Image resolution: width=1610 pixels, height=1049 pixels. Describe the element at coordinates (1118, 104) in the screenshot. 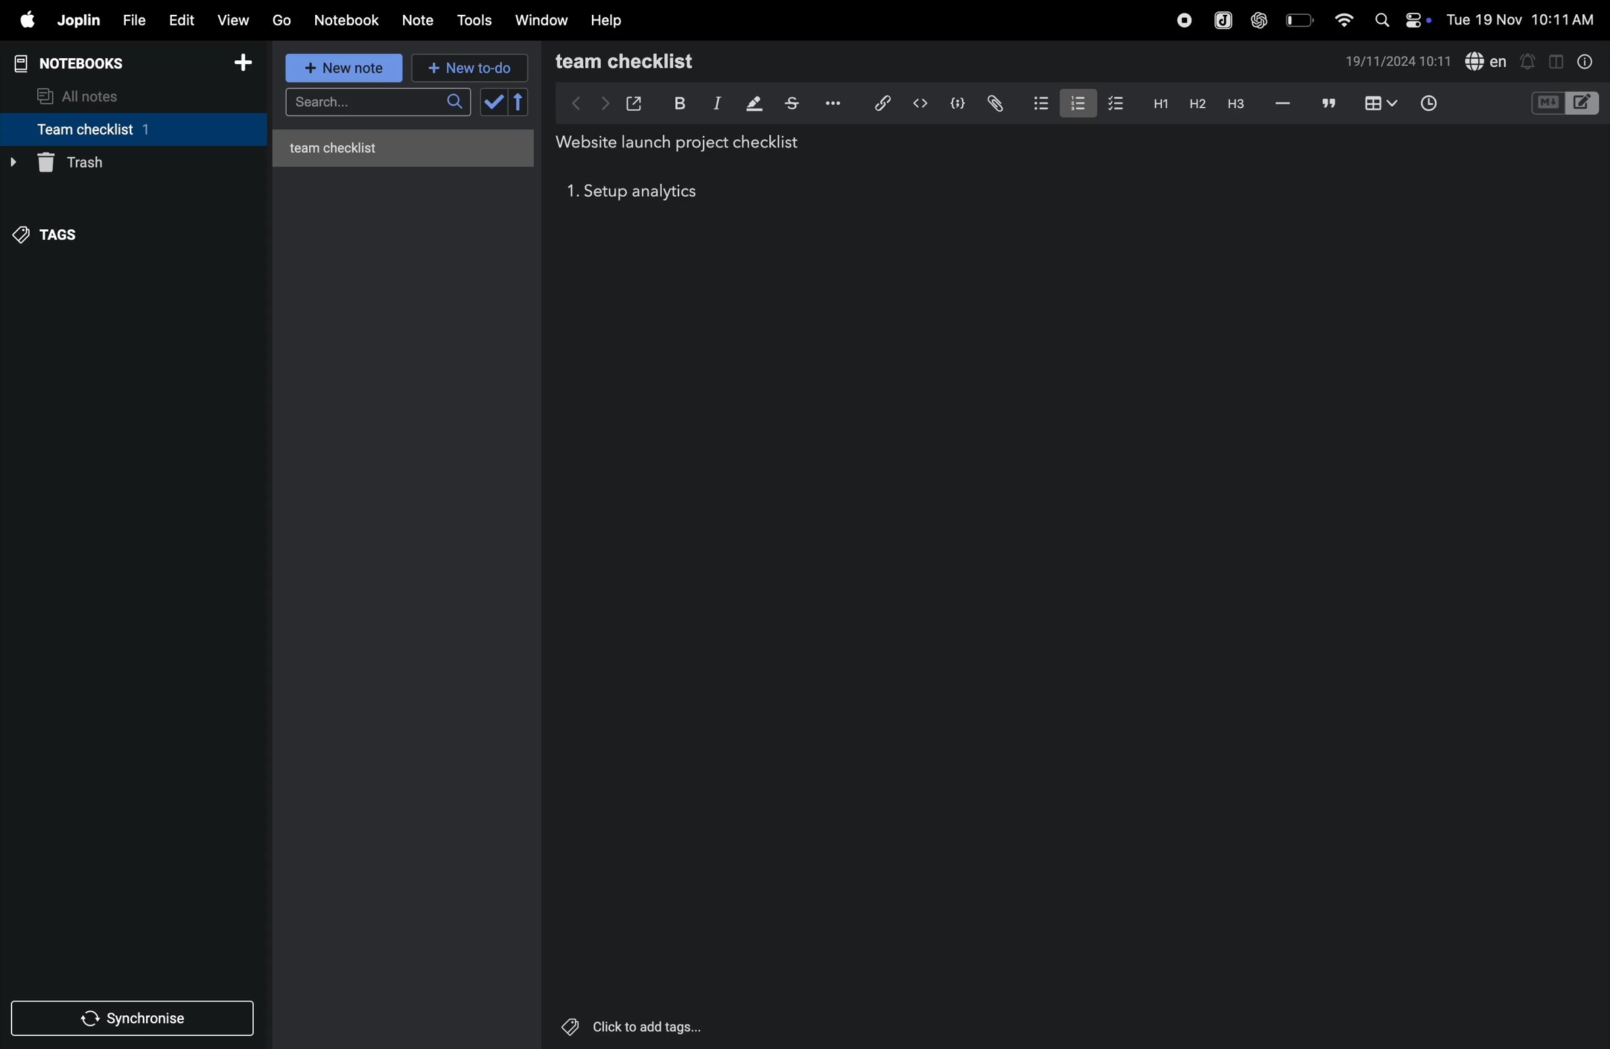

I see `checklist` at that location.